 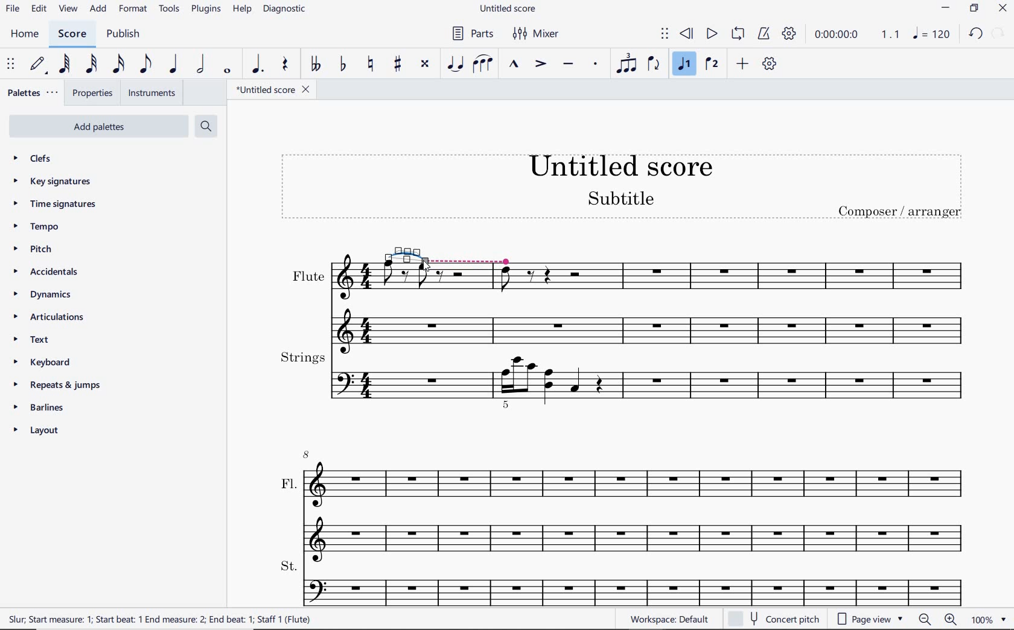 I want to click on St., so click(x=624, y=583).